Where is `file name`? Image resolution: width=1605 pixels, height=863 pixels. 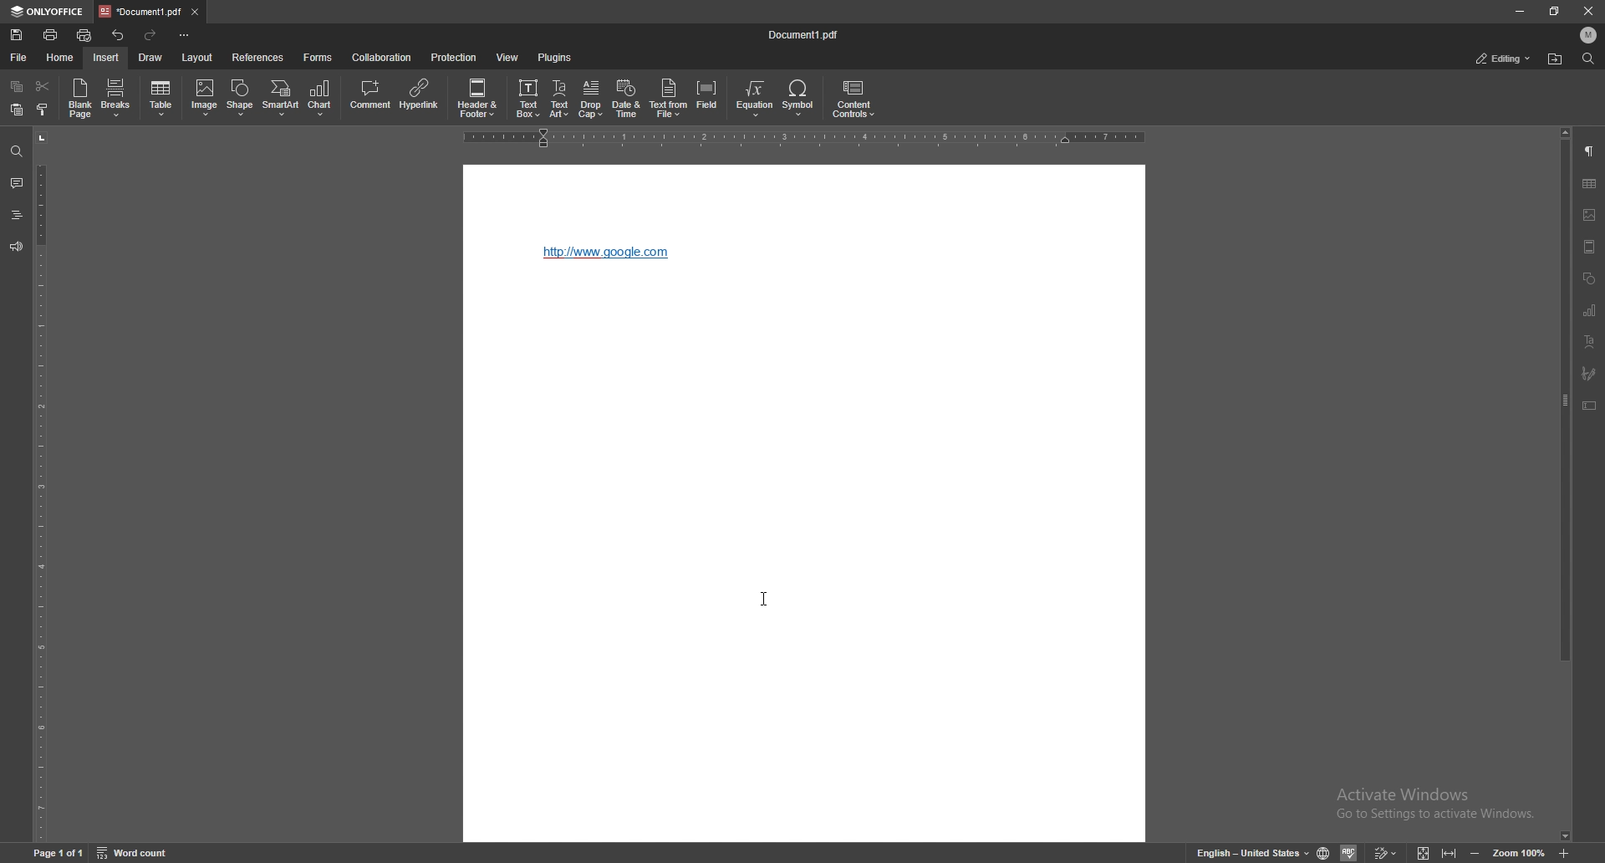 file name is located at coordinates (803, 34).